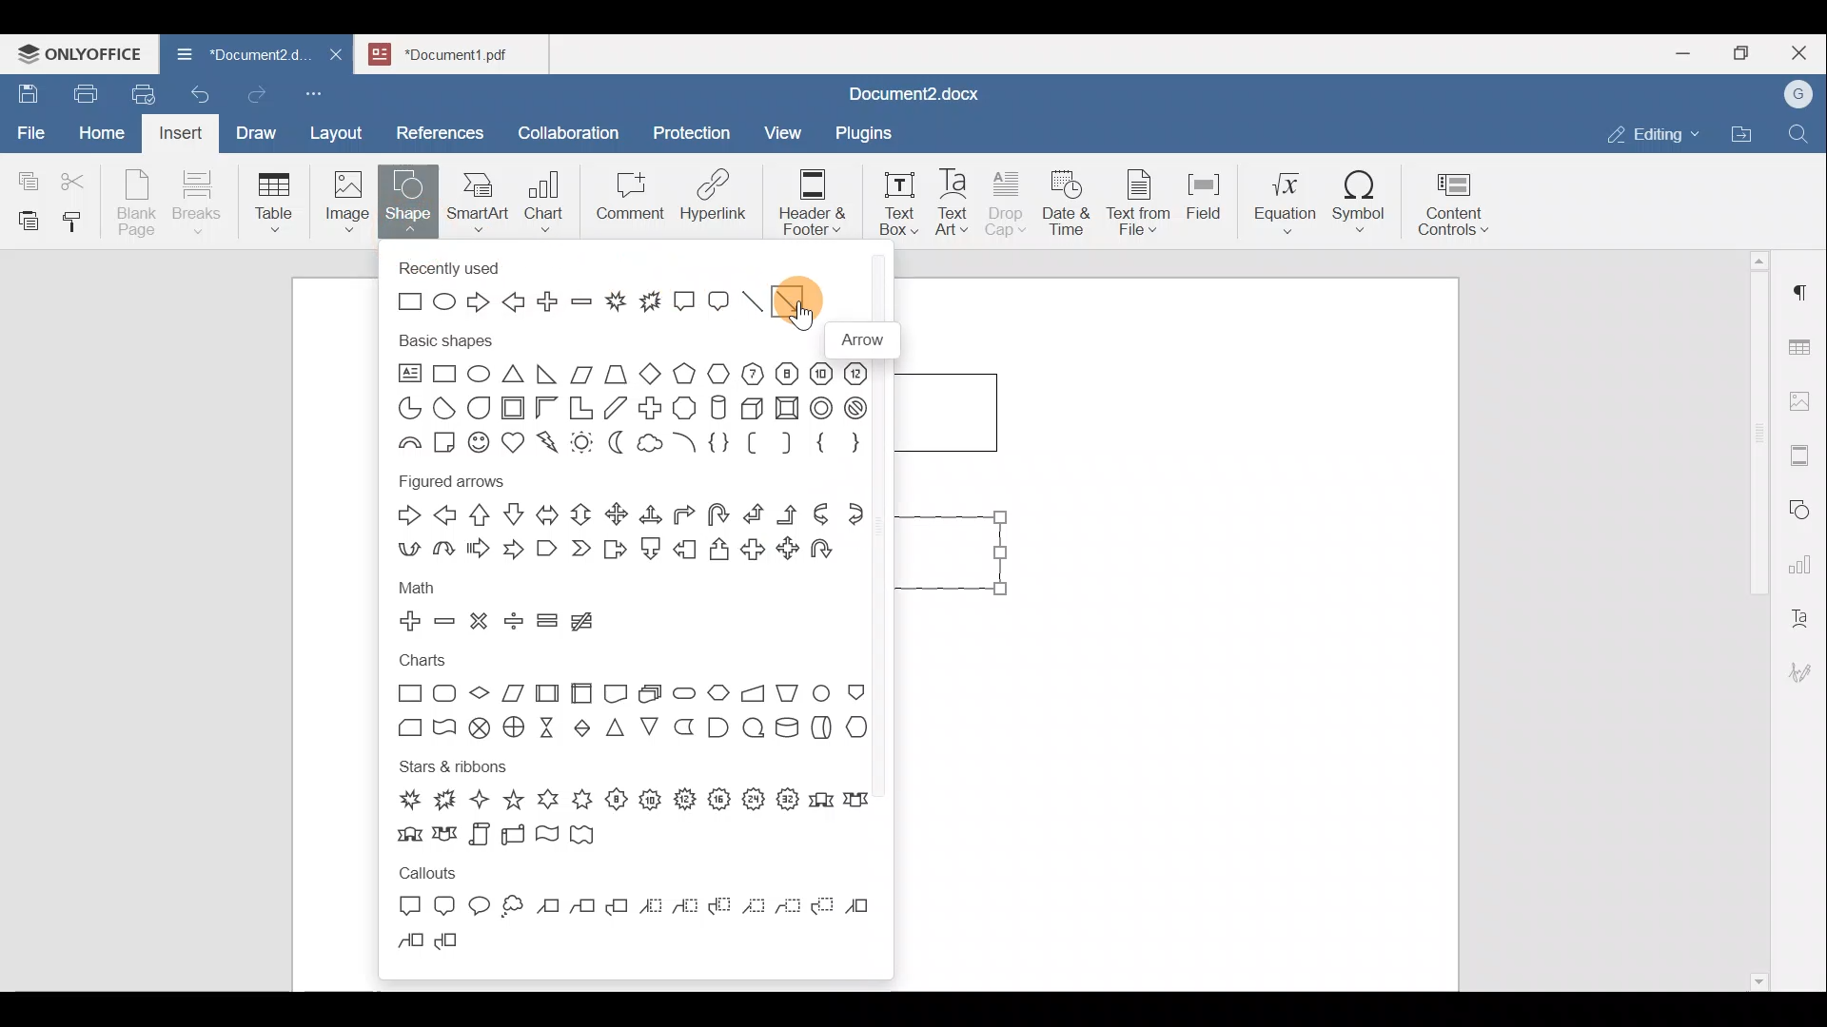 The height and width of the screenshot is (1027, 1827). I want to click on Document name, so click(910, 96).